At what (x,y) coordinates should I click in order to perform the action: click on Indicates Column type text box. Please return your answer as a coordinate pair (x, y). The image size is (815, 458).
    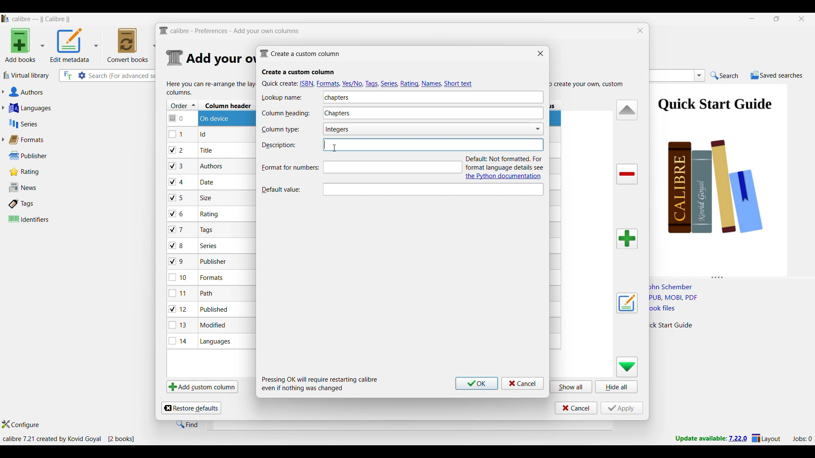
    Looking at the image, I should click on (280, 130).